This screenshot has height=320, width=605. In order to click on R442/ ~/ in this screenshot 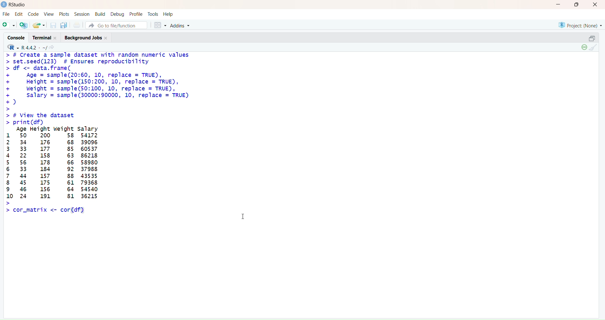, I will do `click(35, 47)`.